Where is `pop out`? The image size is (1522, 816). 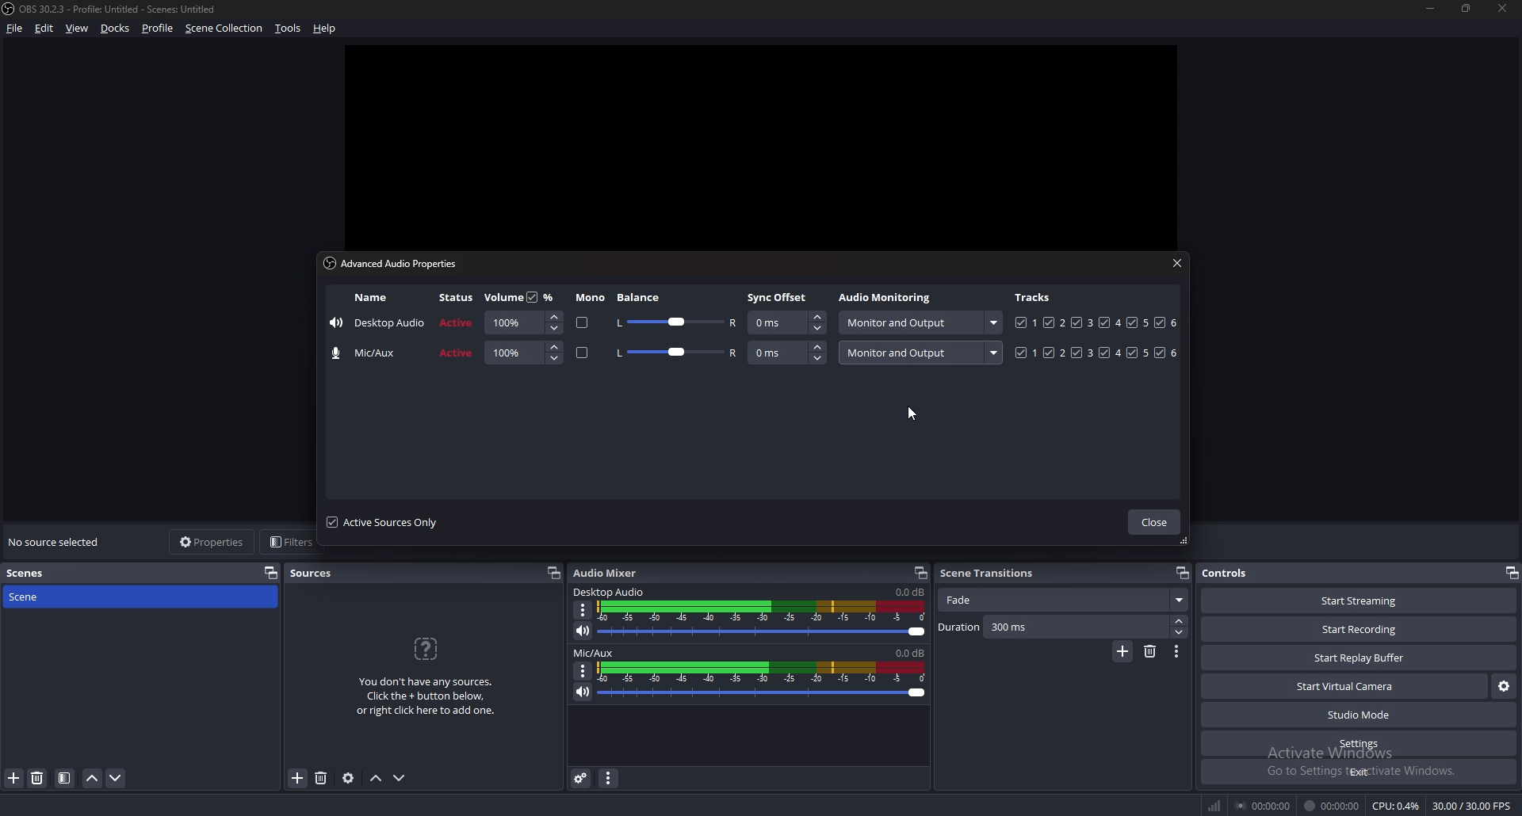 pop out is located at coordinates (270, 573).